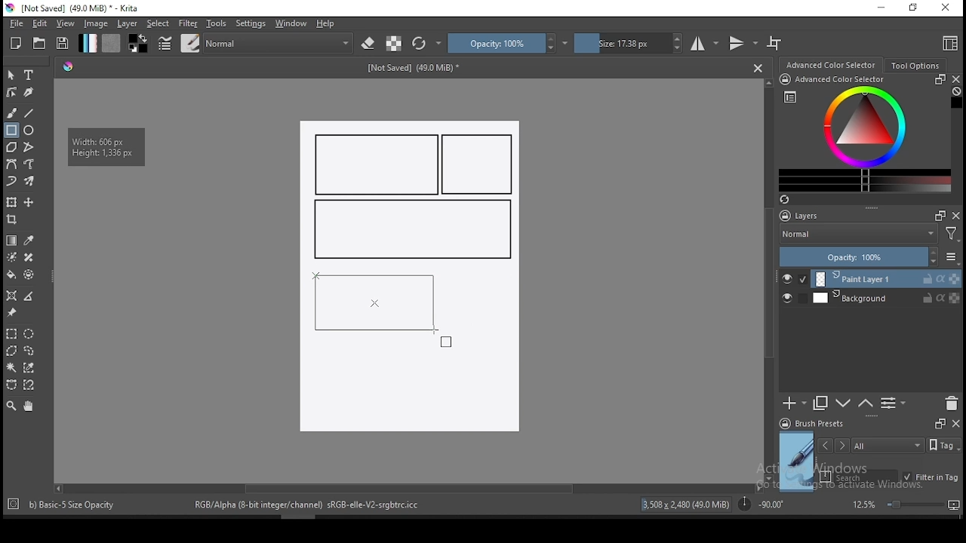  What do you see at coordinates (508, 43) in the screenshot?
I see `opacity` at bounding box center [508, 43].